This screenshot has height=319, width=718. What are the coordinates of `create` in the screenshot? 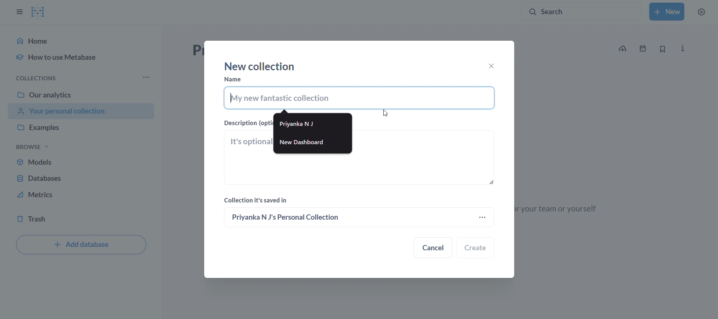 It's located at (476, 248).